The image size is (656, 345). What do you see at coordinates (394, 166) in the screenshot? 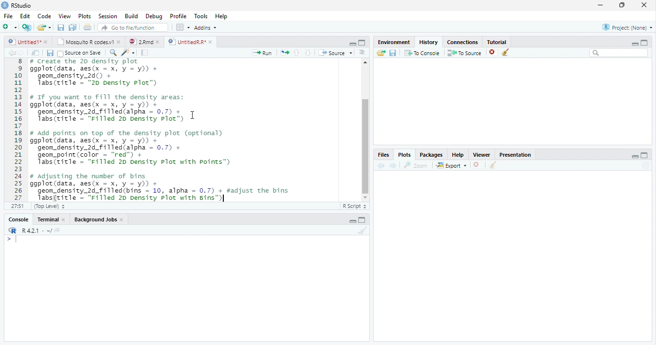
I see `next` at bounding box center [394, 166].